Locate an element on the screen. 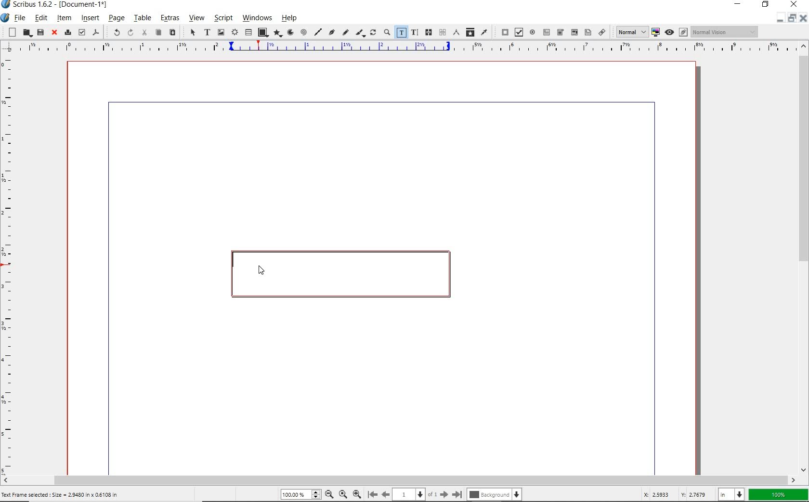 This screenshot has height=502, width=809. edit text with story editor is located at coordinates (414, 32).